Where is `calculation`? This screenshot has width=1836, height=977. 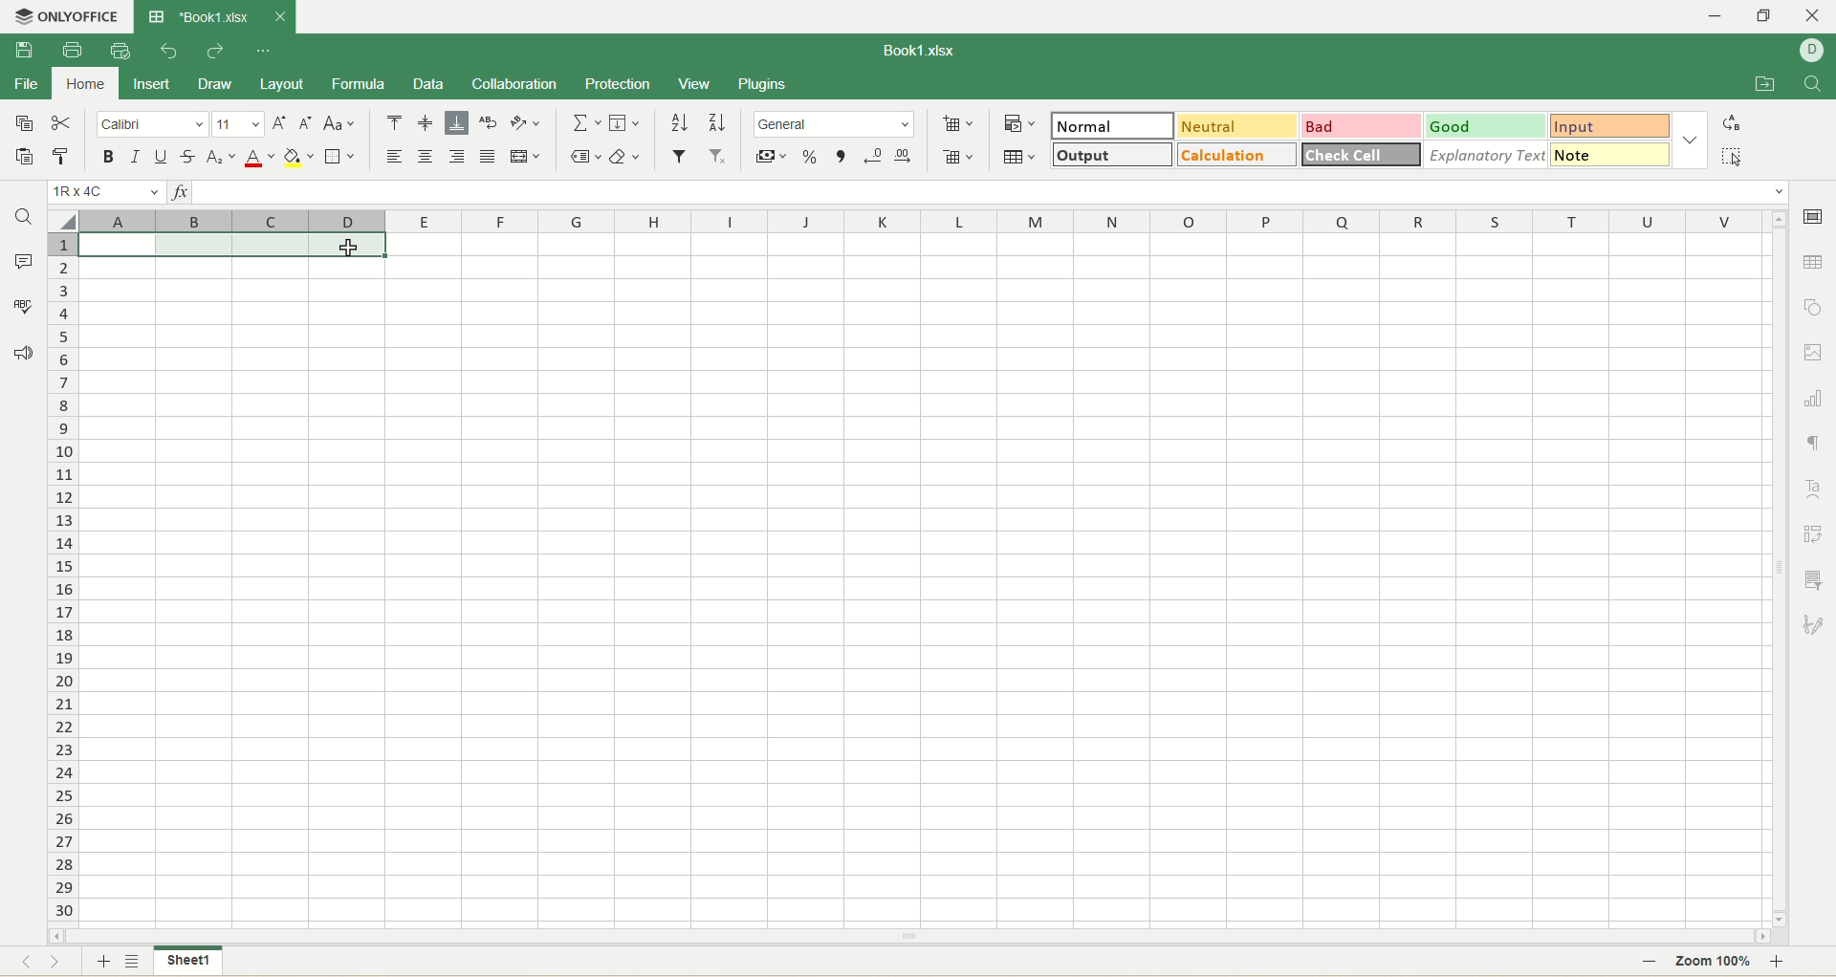 calculation is located at coordinates (1233, 155).